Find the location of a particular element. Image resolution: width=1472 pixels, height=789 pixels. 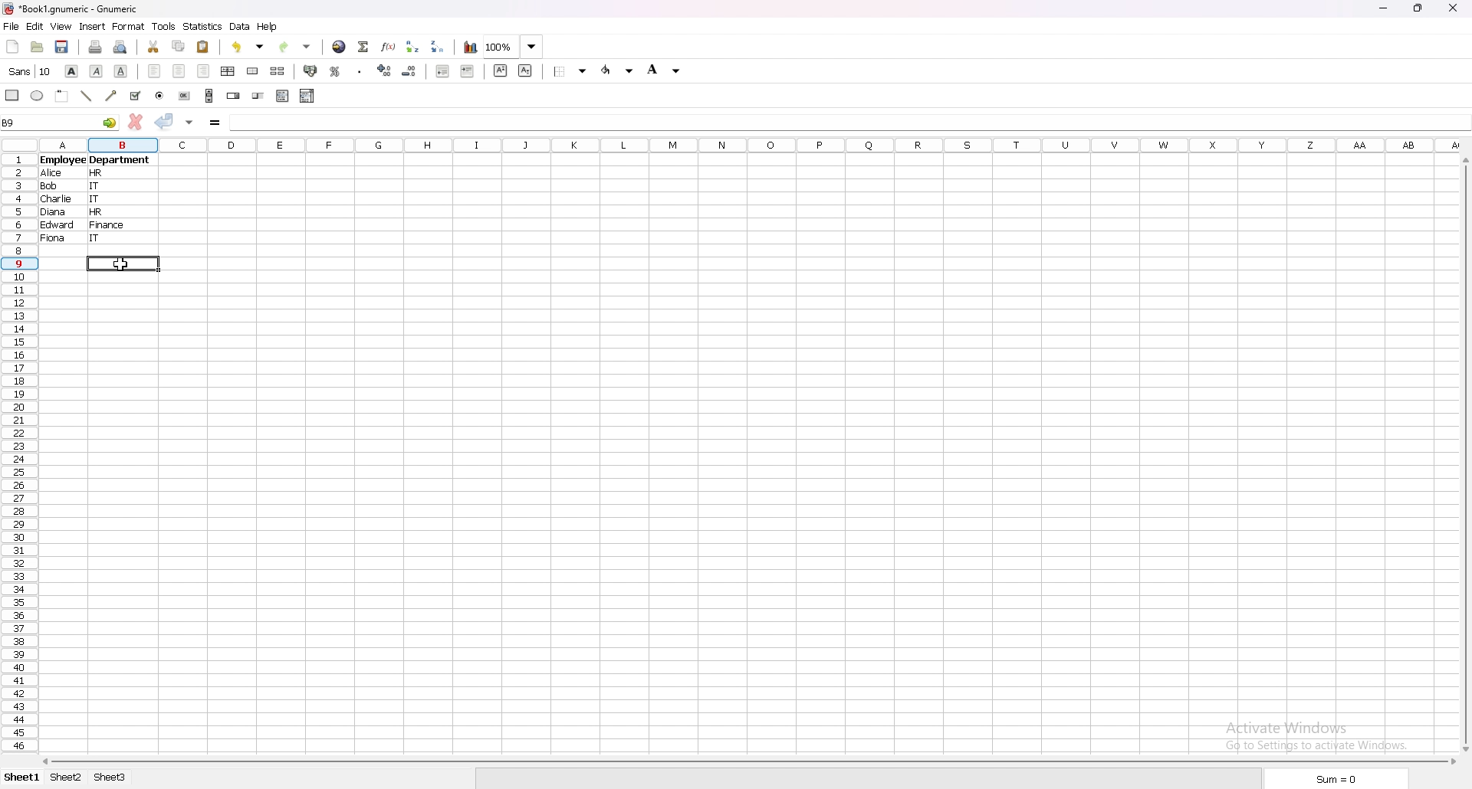

split merged cells is located at coordinates (278, 70).